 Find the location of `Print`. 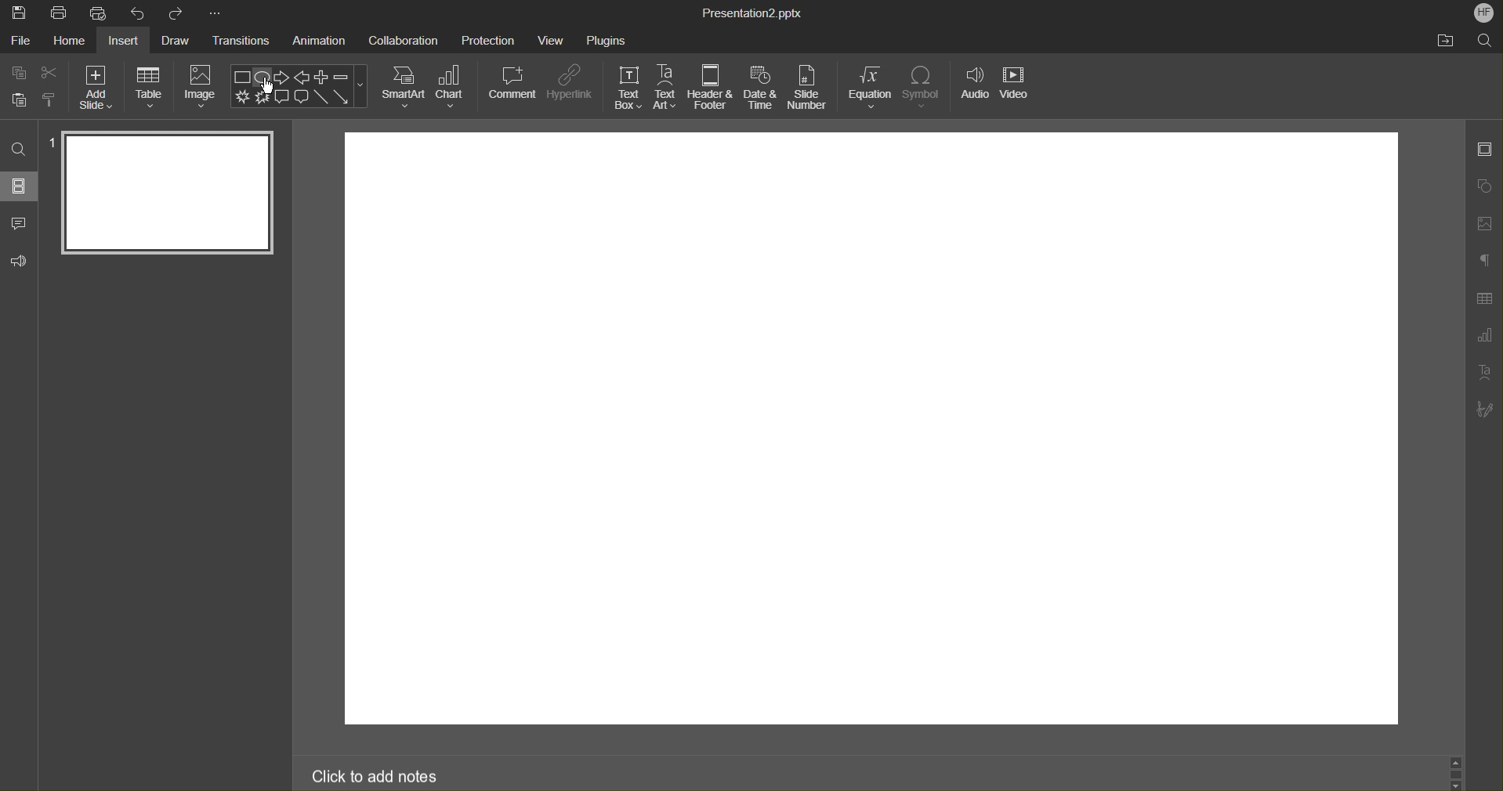

Print is located at coordinates (59, 14).